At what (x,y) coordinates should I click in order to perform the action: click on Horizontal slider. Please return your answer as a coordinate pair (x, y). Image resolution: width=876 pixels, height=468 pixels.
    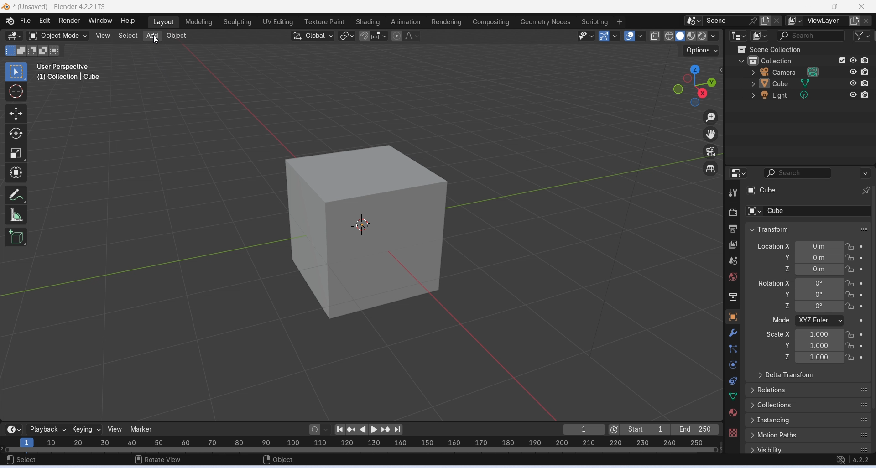
    Looking at the image, I should click on (363, 450).